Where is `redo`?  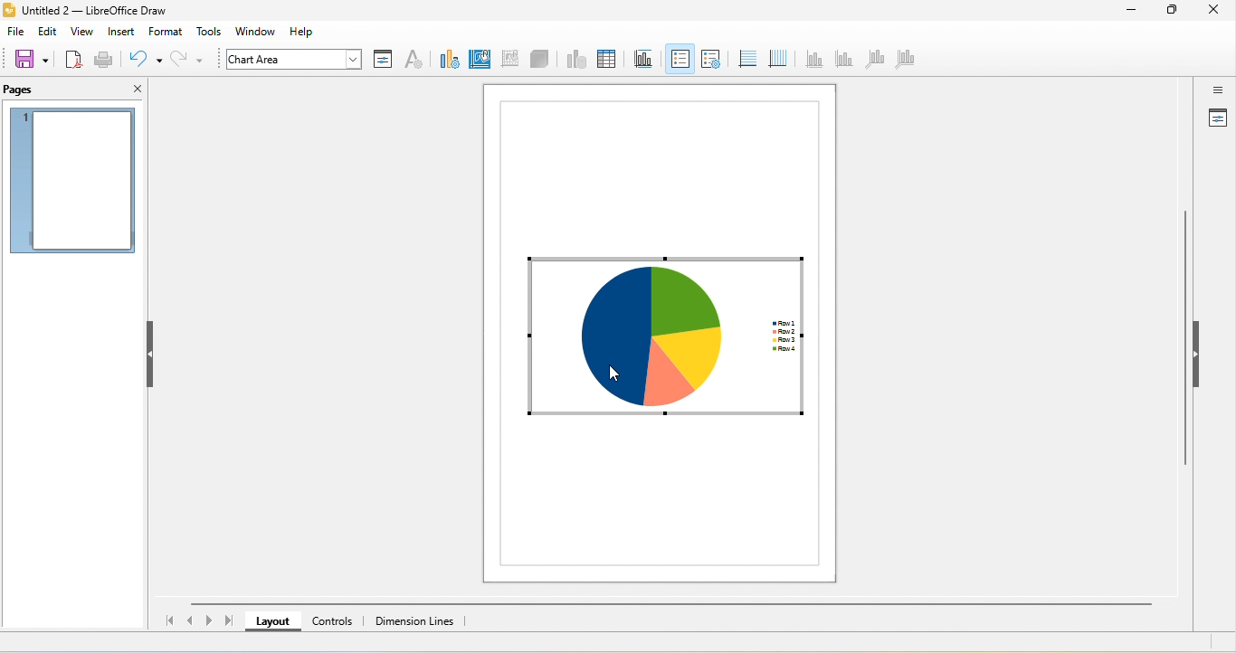
redo is located at coordinates (190, 60).